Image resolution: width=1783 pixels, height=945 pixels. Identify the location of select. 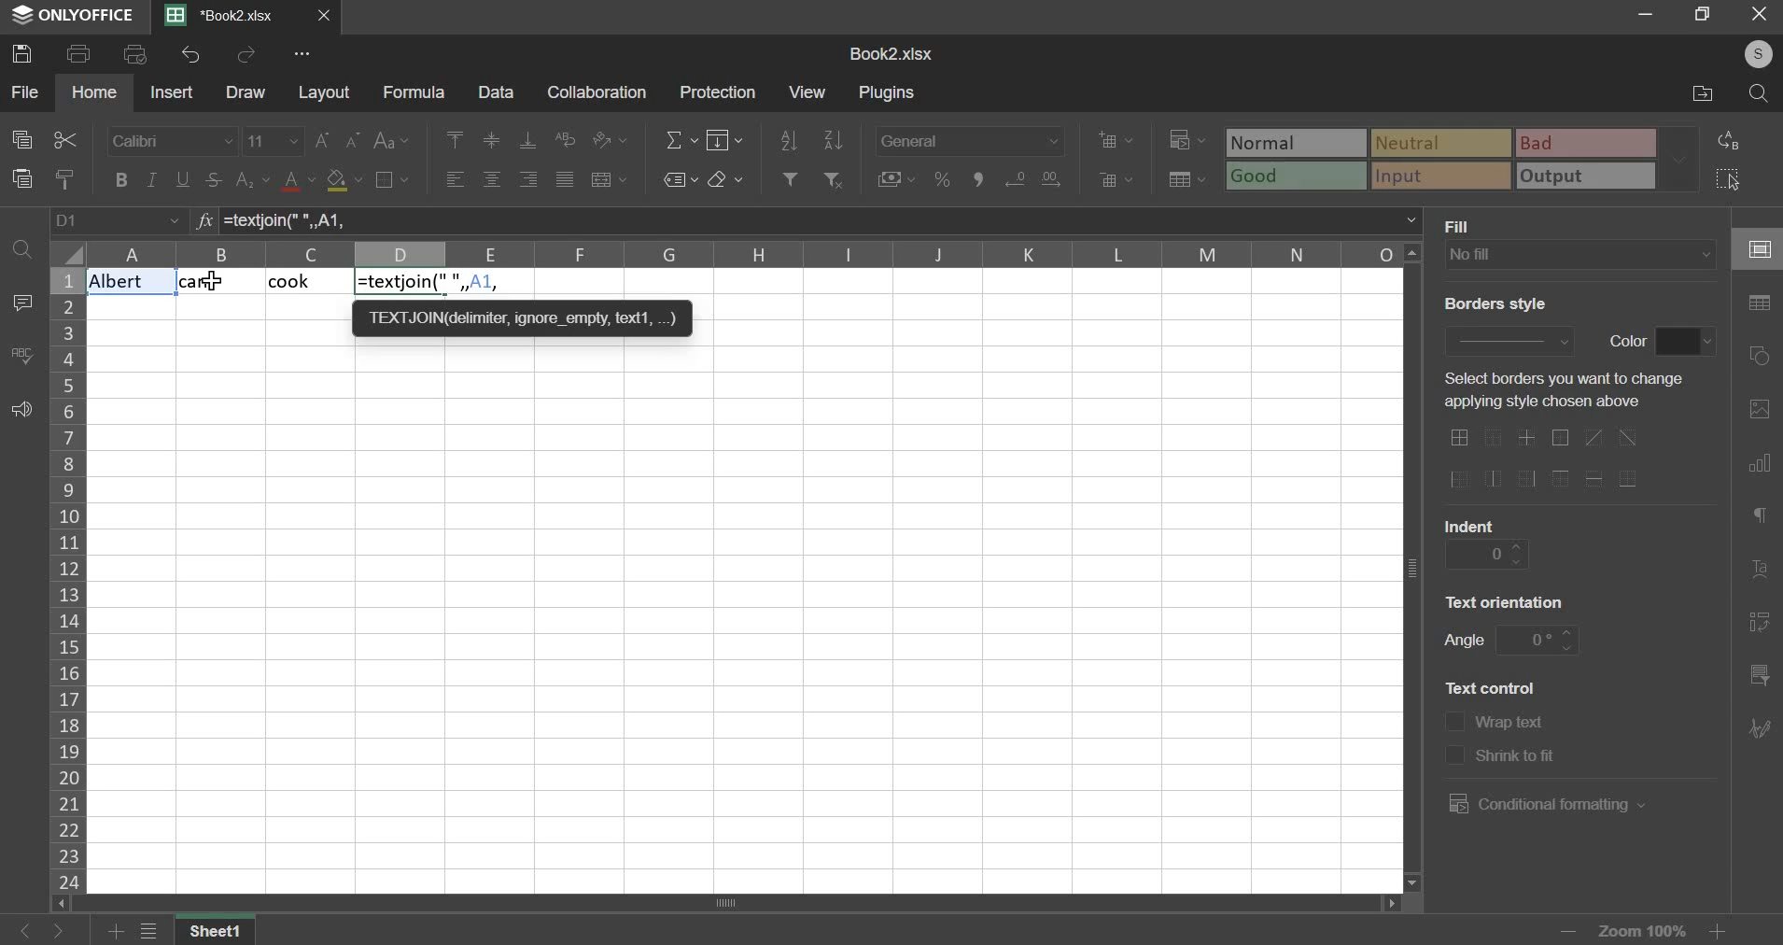
(1738, 179).